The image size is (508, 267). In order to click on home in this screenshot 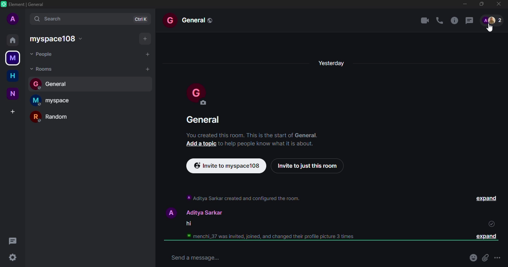, I will do `click(13, 75)`.